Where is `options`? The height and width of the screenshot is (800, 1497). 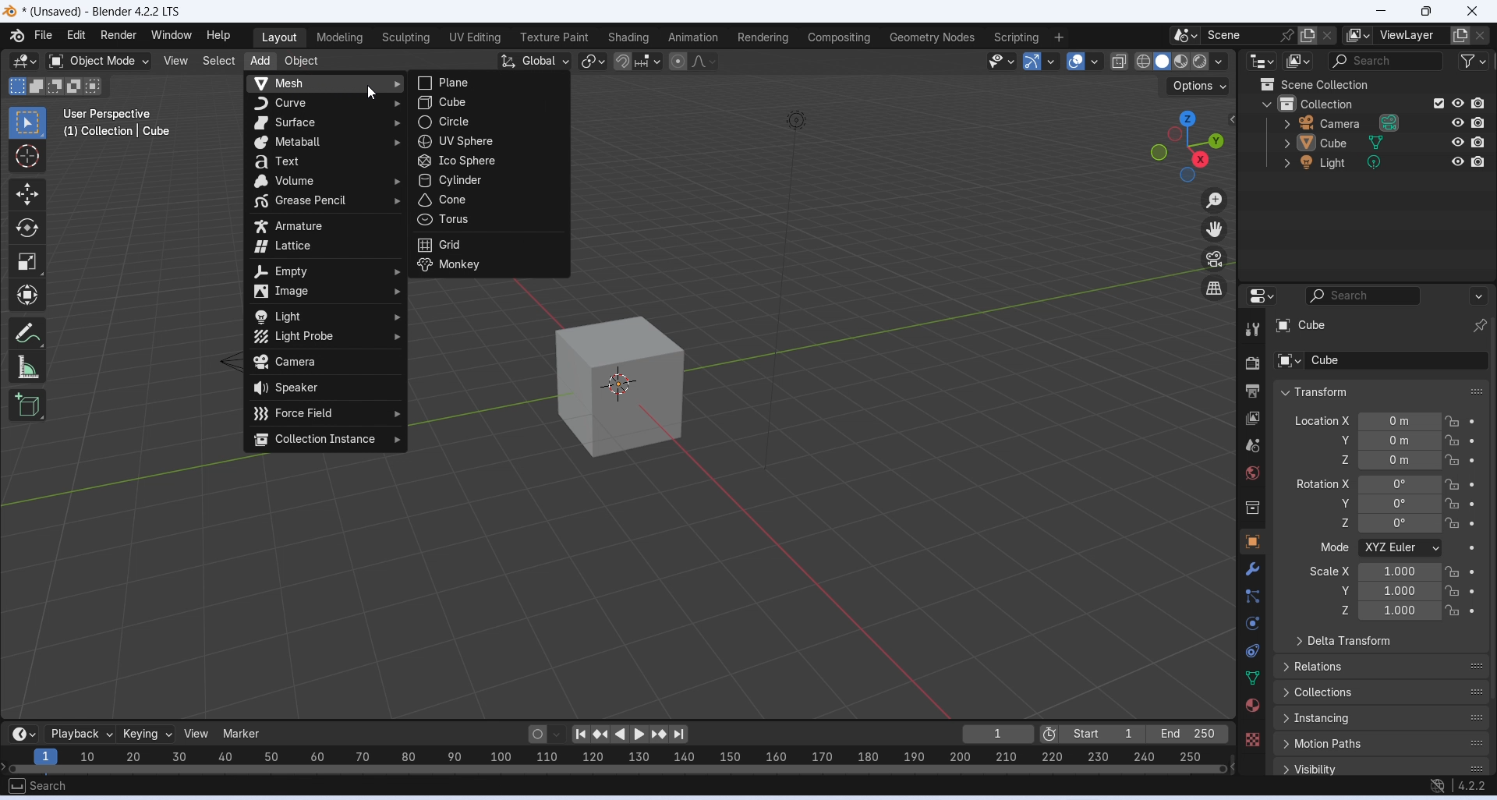 options is located at coordinates (1200, 86).